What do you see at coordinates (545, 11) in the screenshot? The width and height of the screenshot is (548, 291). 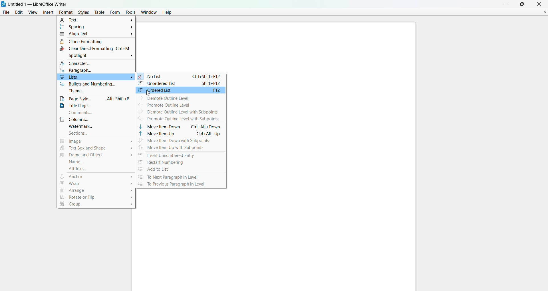 I see `close document` at bounding box center [545, 11].